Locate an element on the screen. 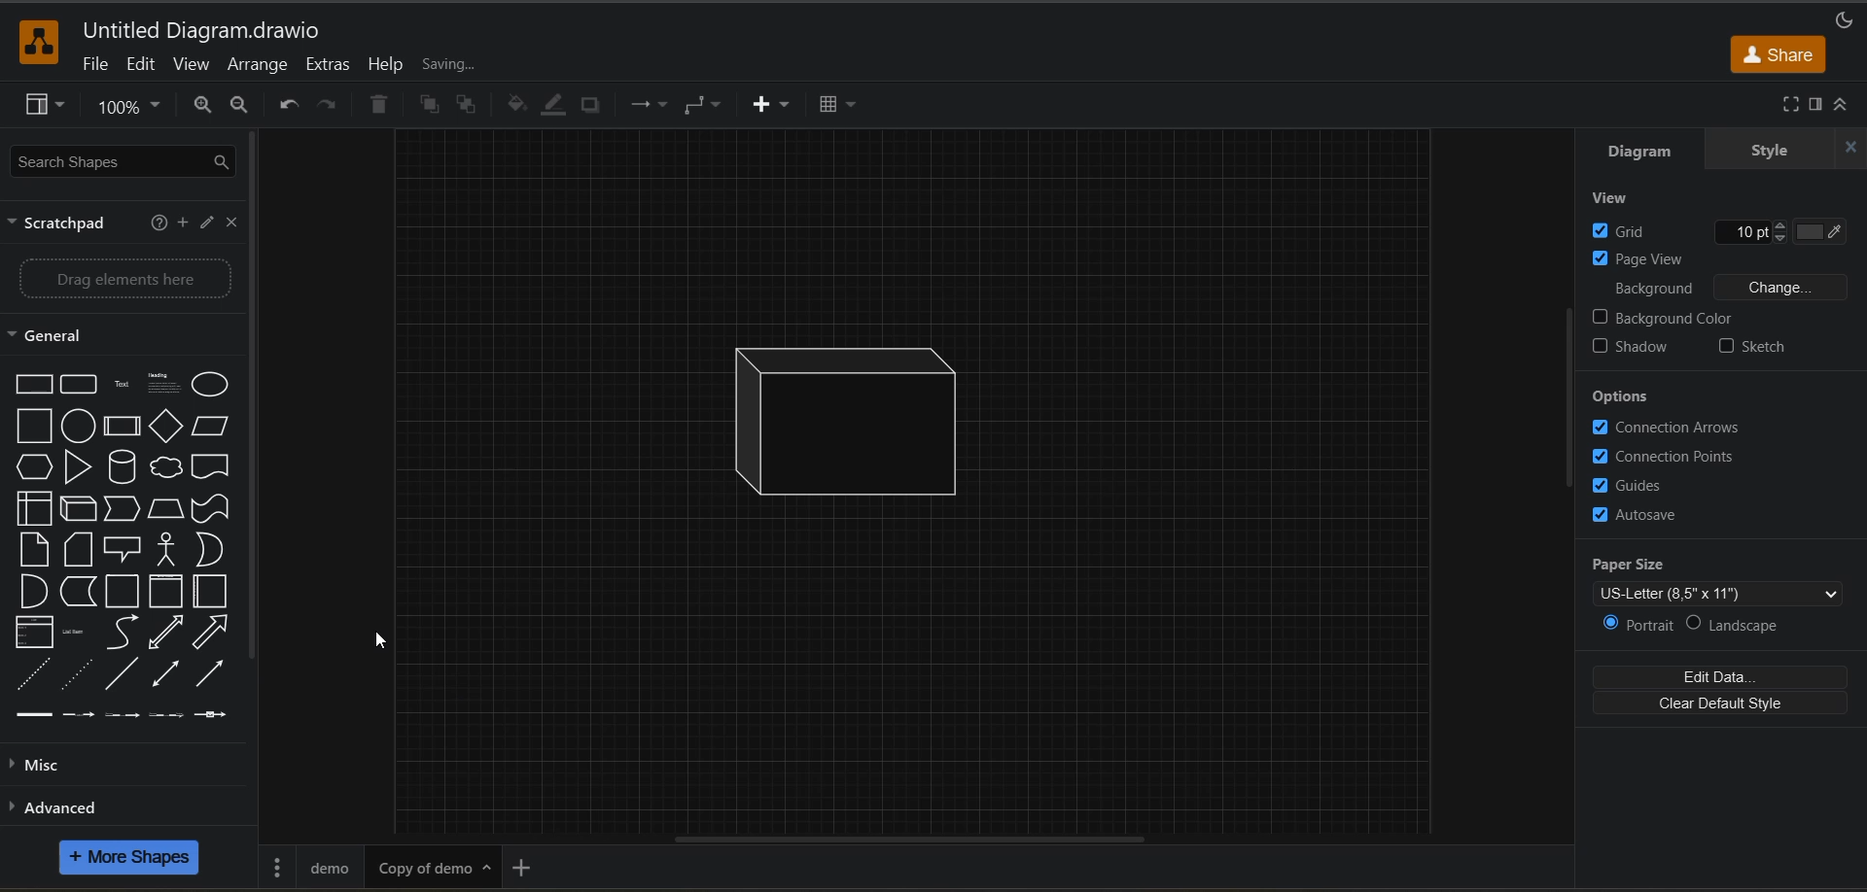 Image resolution: width=1867 pixels, height=892 pixels. options is located at coordinates (1660, 397).